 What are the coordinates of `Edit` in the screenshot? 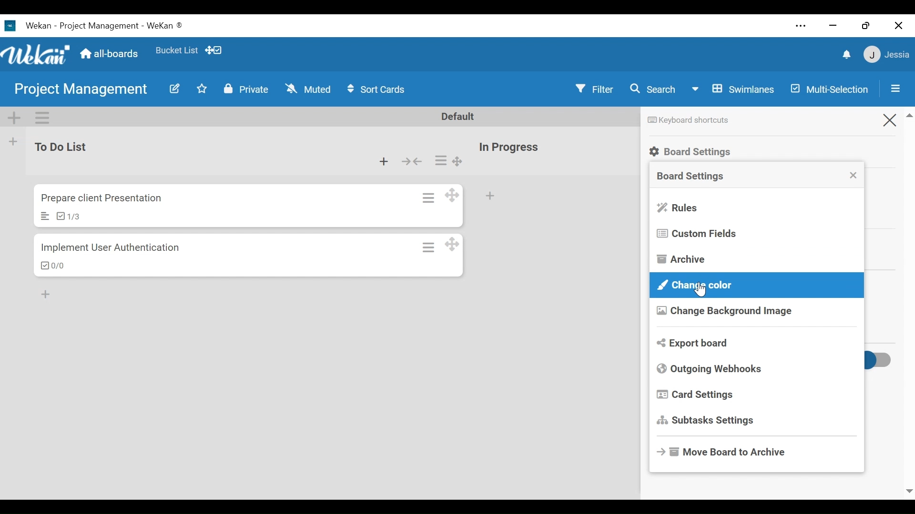 It's located at (173, 89).